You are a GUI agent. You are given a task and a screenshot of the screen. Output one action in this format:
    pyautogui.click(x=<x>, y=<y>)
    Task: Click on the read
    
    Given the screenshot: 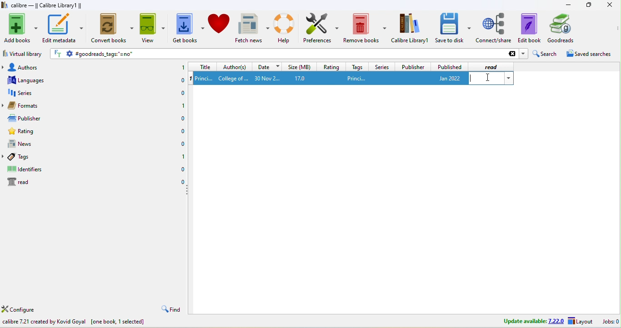 What is the action you would take?
    pyautogui.click(x=494, y=66)
    